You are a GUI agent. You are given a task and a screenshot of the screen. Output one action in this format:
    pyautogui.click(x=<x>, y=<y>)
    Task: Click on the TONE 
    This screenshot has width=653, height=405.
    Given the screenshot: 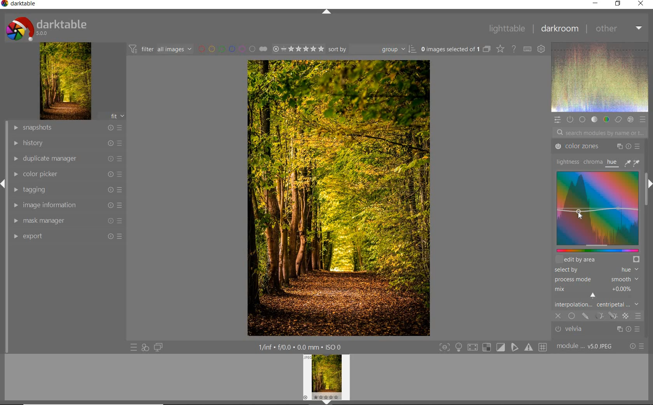 What is the action you would take?
    pyautogui.click(x=594, y=119)
    